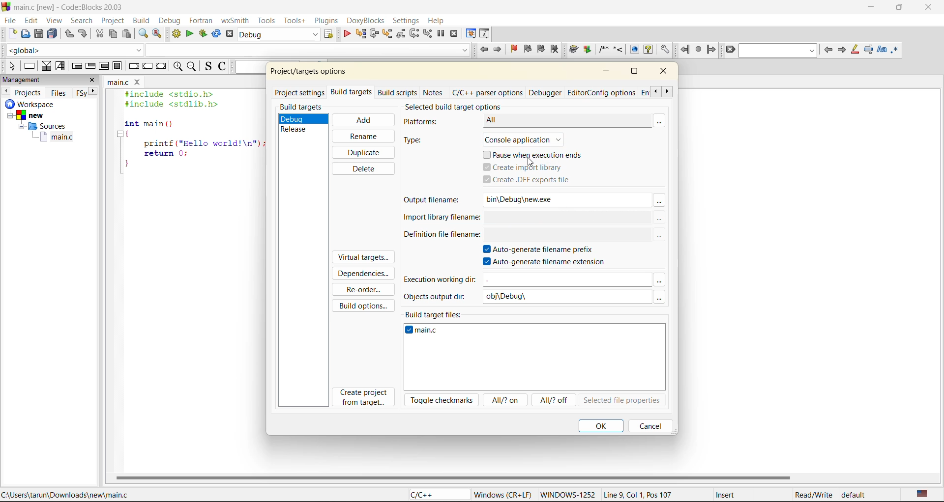 Image resolution: width=944 pixels, height=502 pixels. Describe the element at coordinates (540, 48) in the screenshot. I see `next bookmark` at that location.